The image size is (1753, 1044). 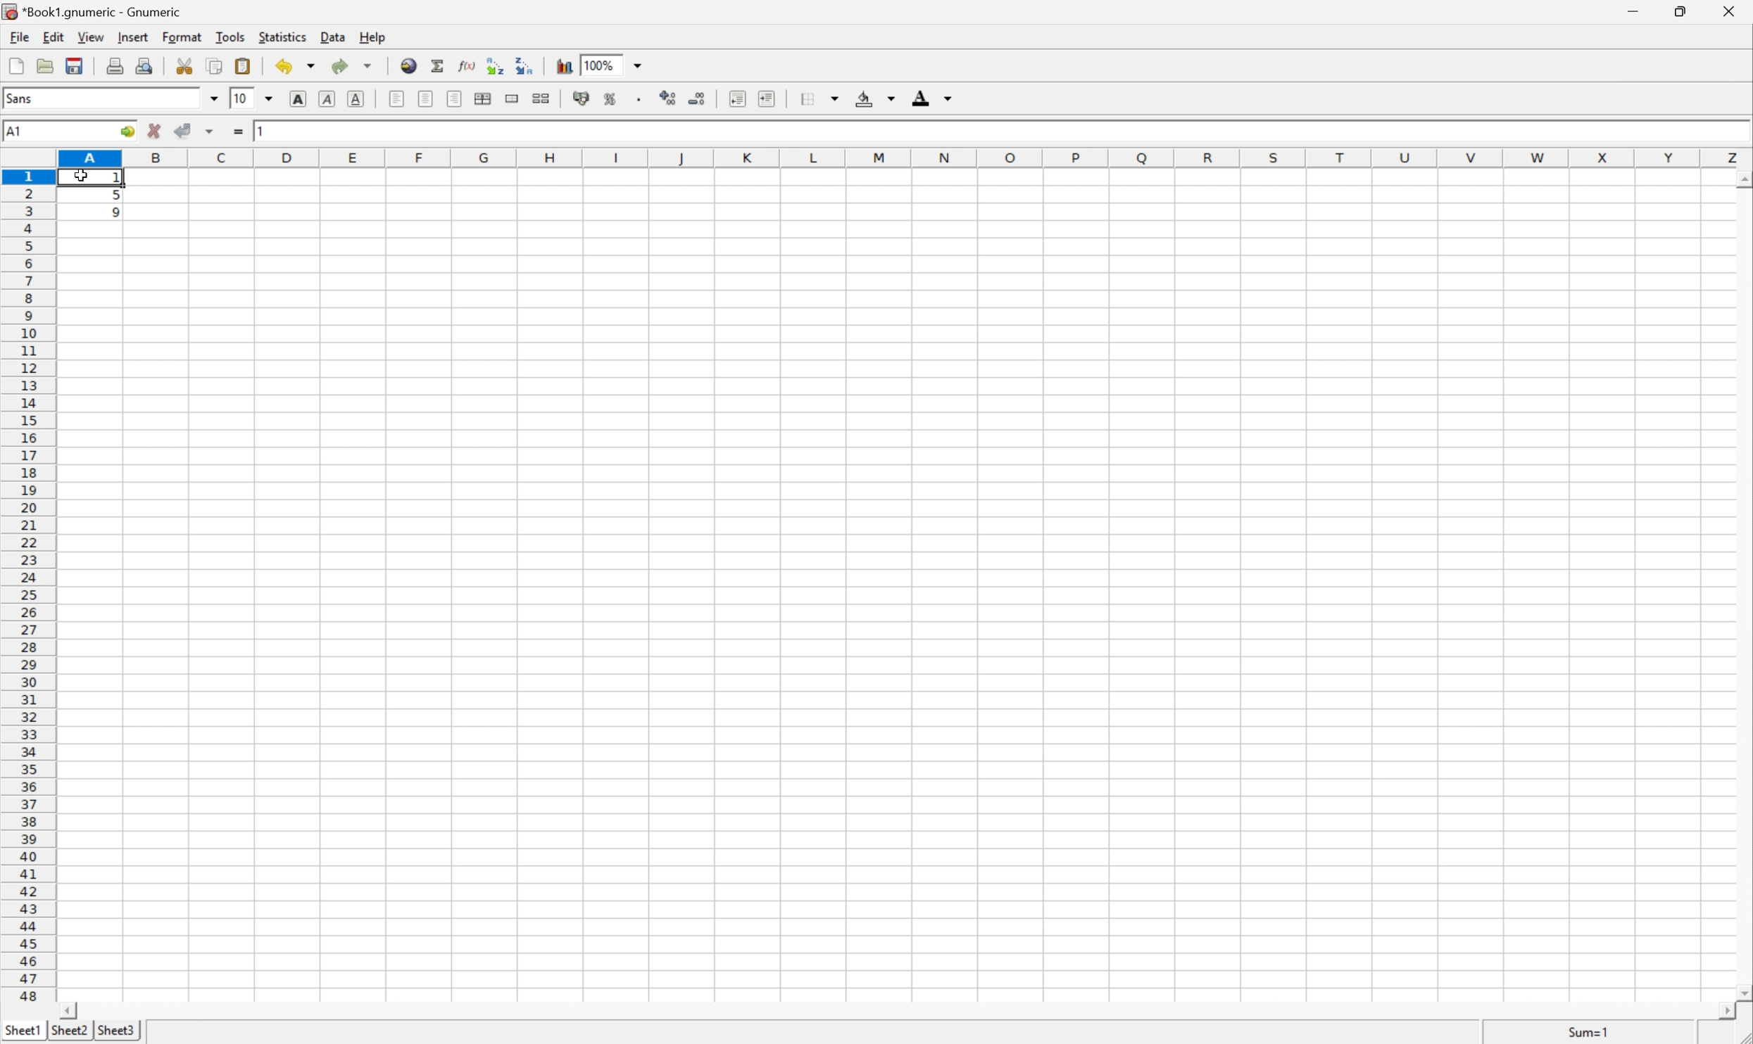 I want to click on print preview, so click(x=144, y=64).